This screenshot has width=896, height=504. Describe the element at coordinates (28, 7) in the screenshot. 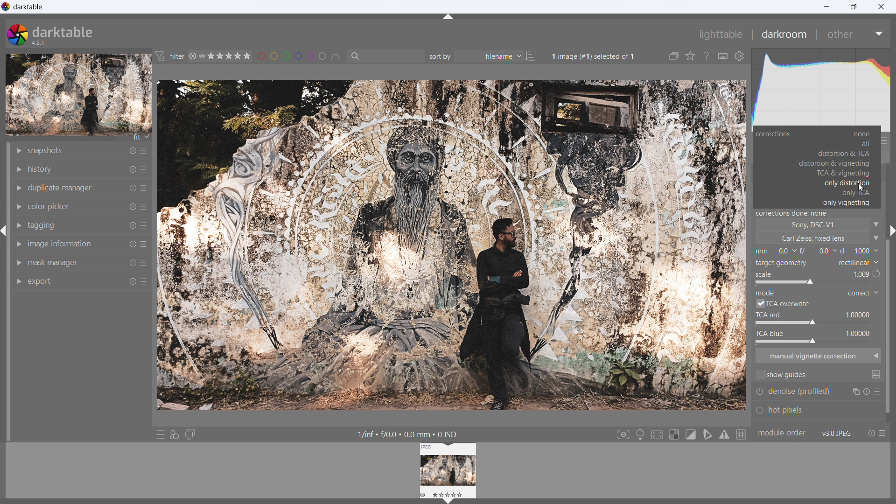

I see `title` at that location.